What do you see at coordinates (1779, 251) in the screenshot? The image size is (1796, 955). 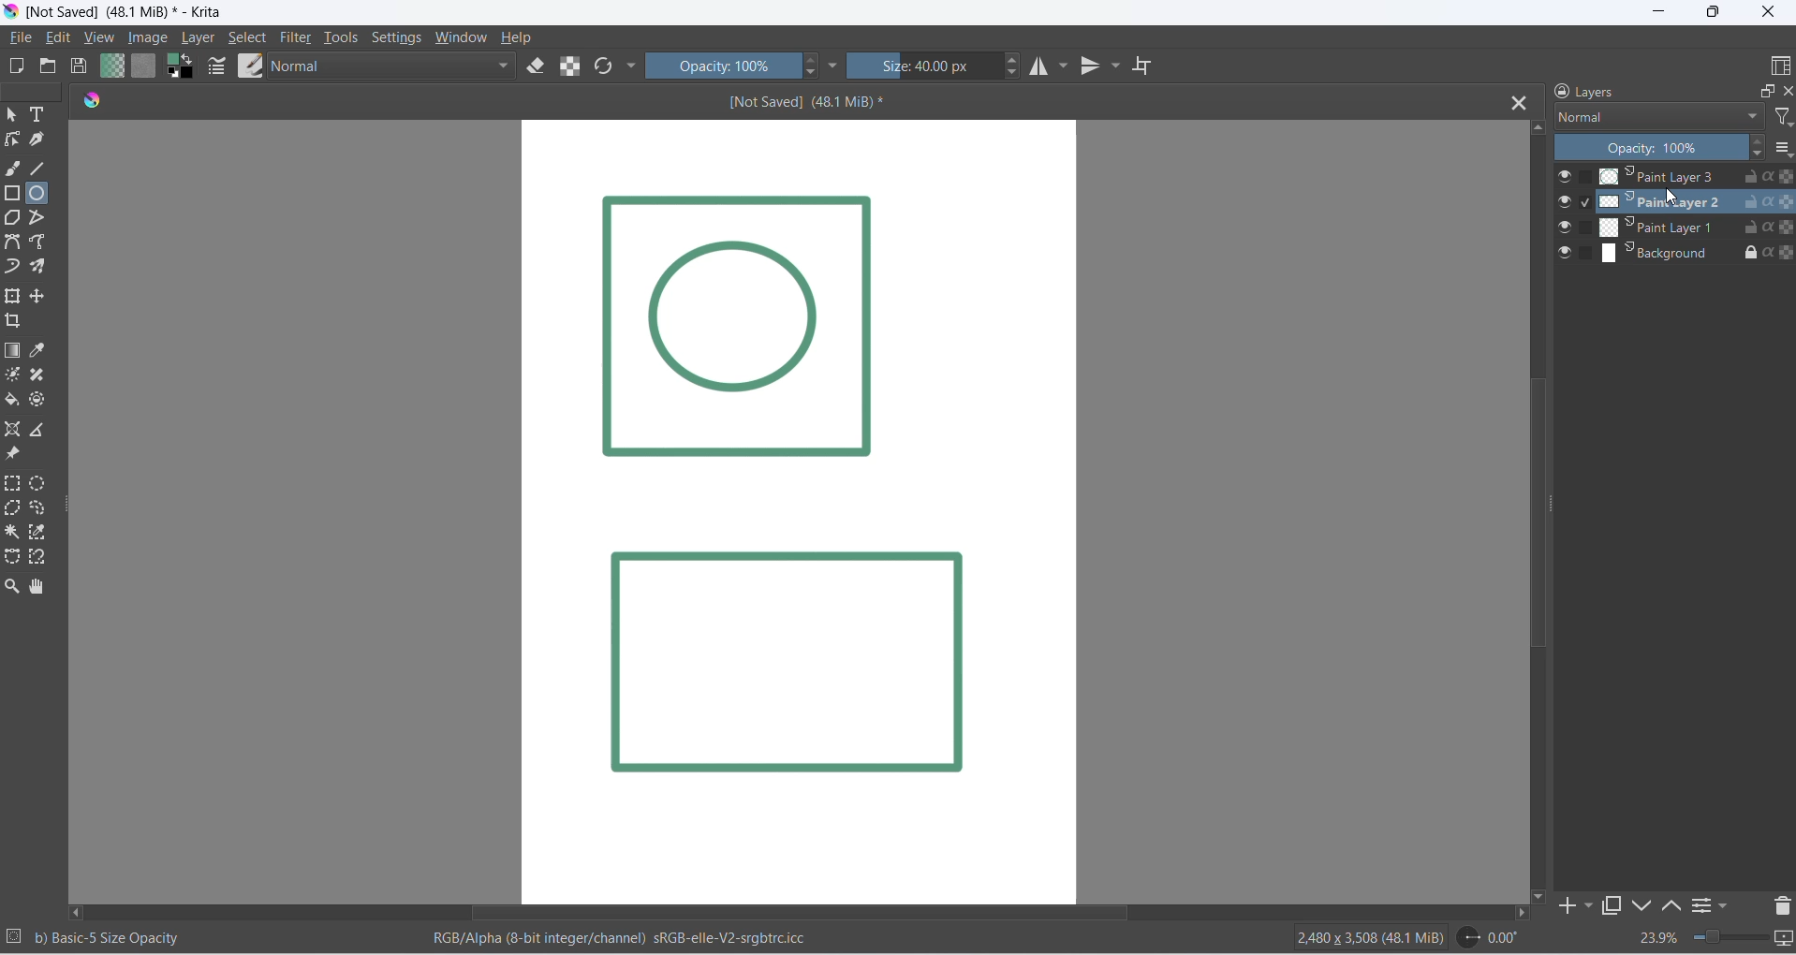 I see `preserve alpha` at bounding box center [1779, 251].